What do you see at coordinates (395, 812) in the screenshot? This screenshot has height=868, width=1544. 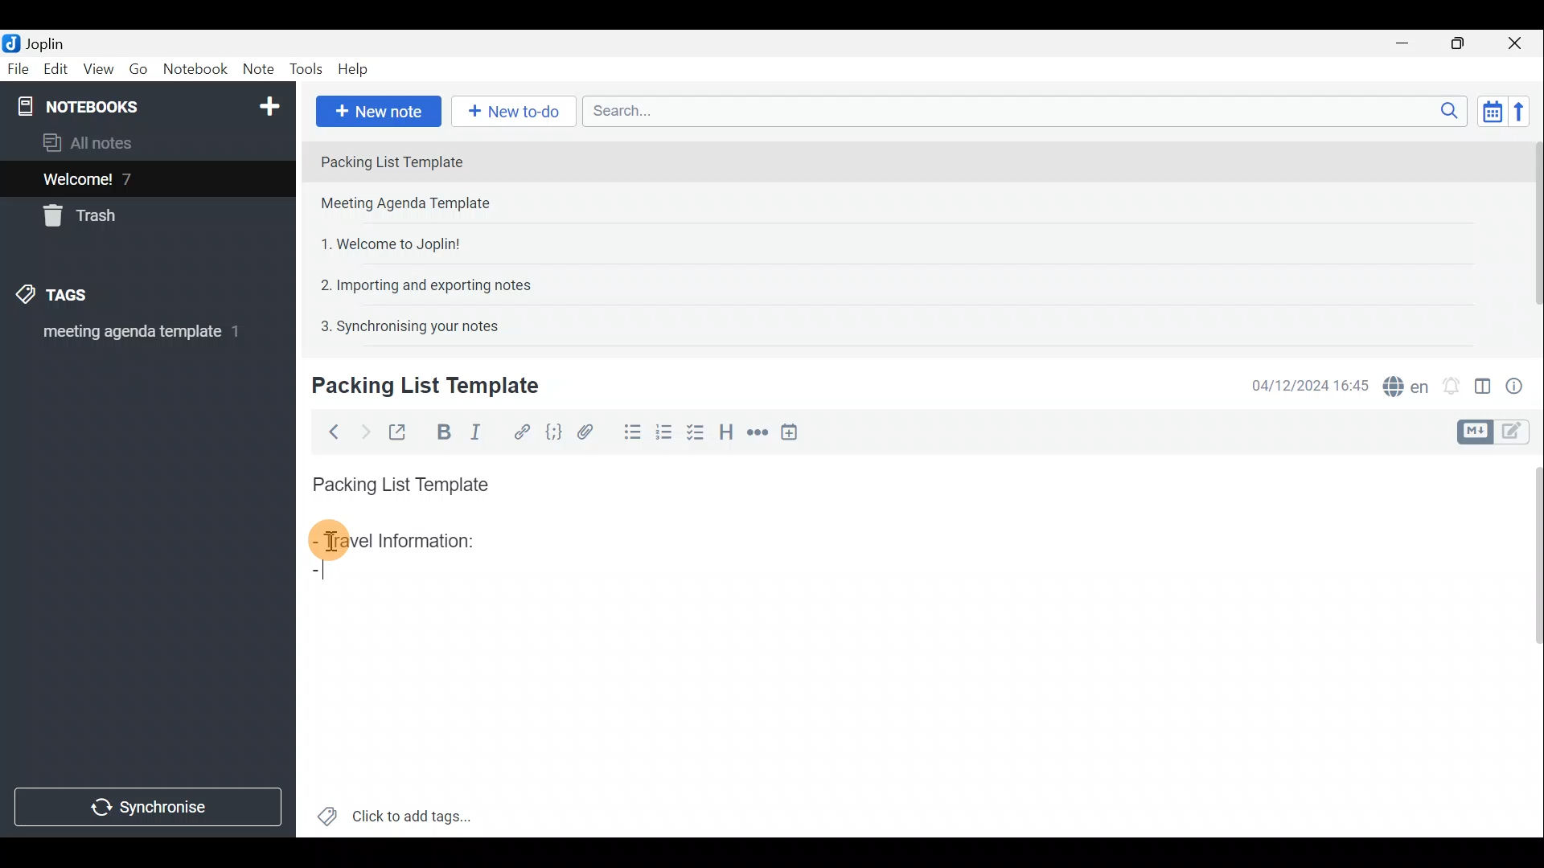 I see `Click to add tags` at bounding box center [395, 812].